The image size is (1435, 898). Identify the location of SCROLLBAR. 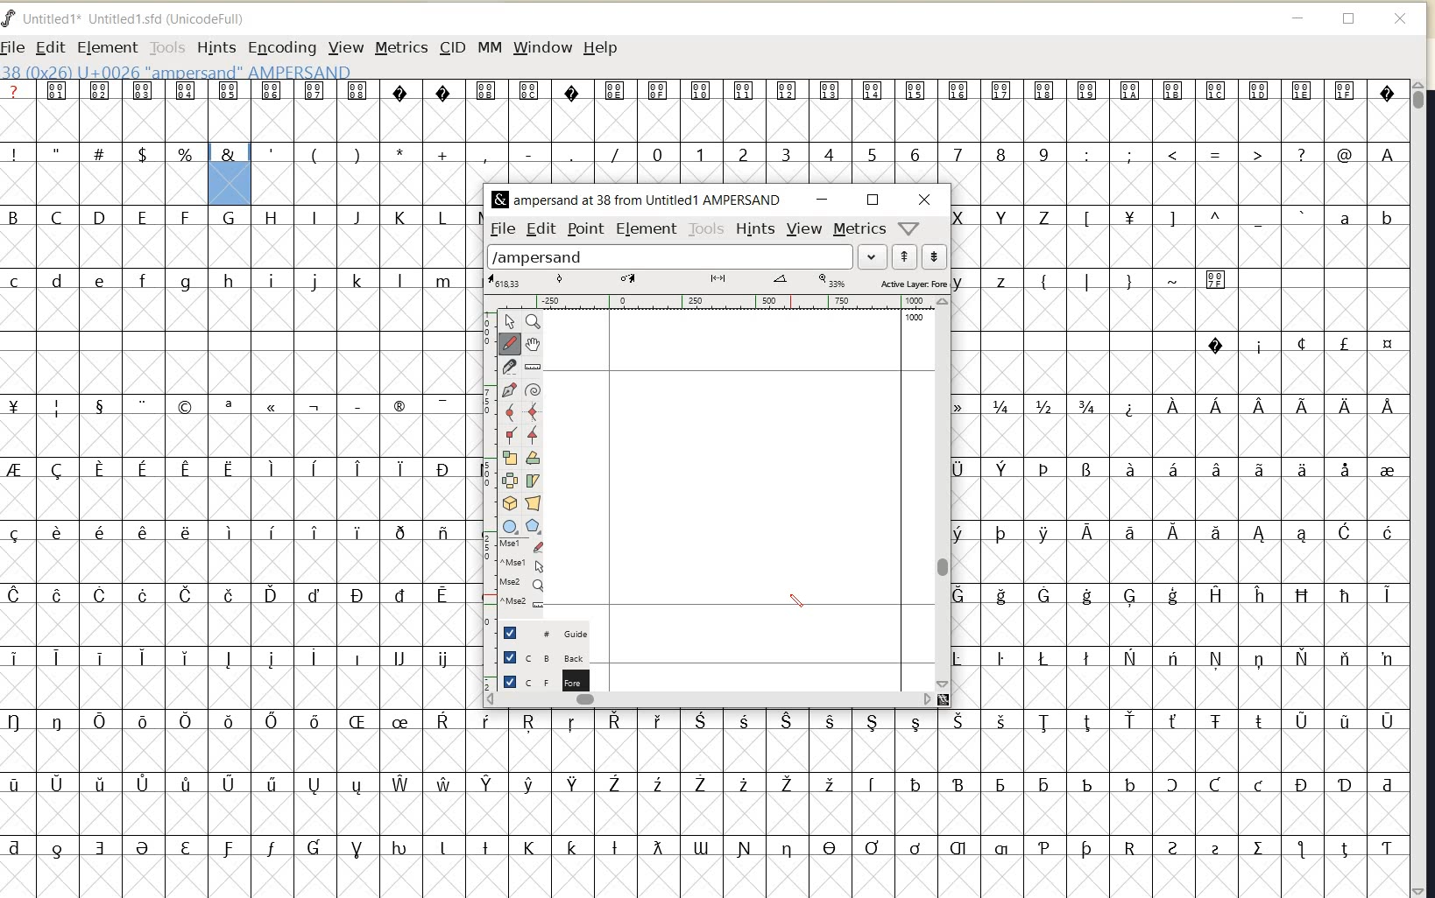
(1421, 488).